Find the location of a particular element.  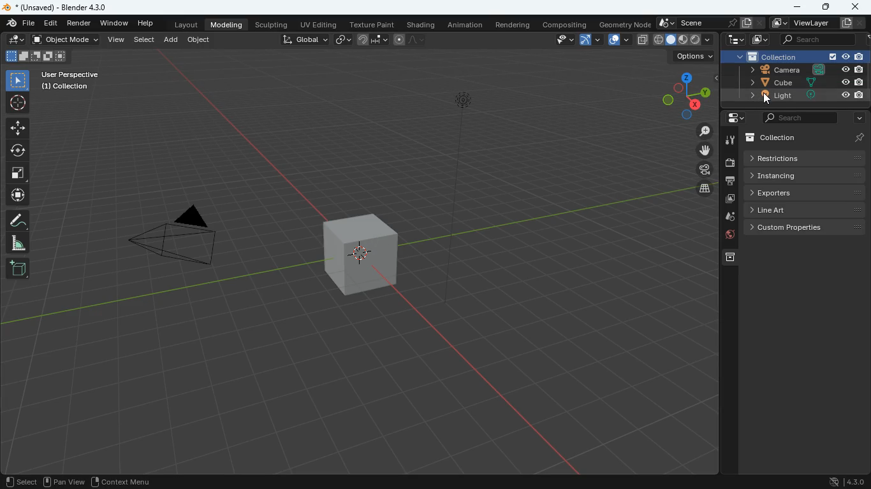

geometry node is located at coordinates (626, 24).